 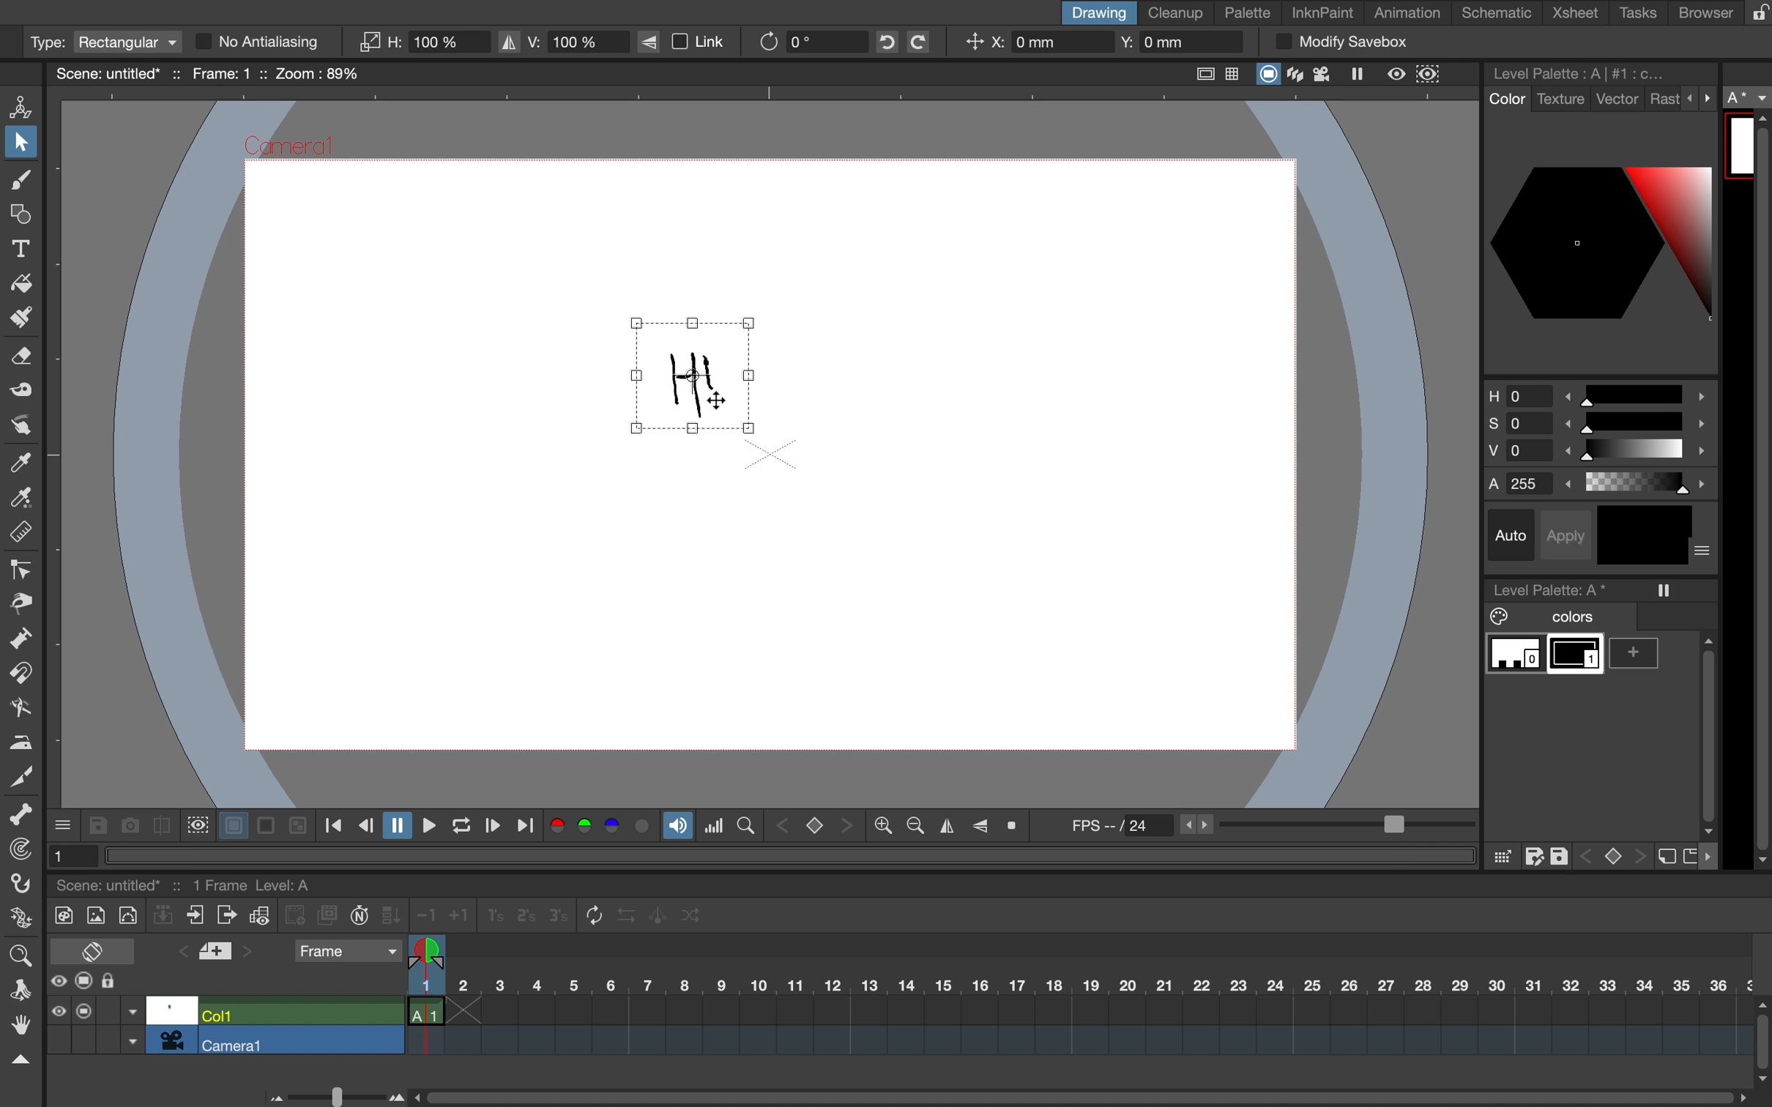 I want to click on cleanup, so click(x=1177, y=12).